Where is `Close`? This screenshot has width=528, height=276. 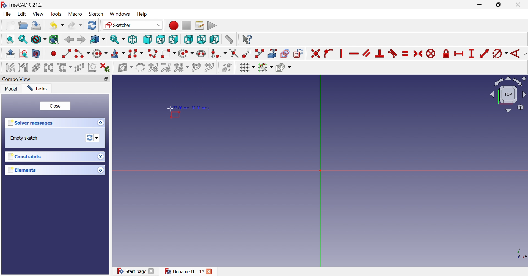
Close is located at coordinates (519, 5).